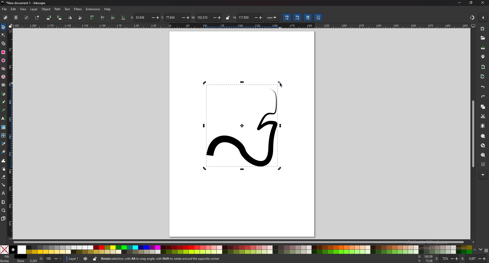 The height and width of the screenshot is (263, 489). What do you see at coordinates (483, 48) in the screenshot?
I see `save` at bounding box center [483, 48].